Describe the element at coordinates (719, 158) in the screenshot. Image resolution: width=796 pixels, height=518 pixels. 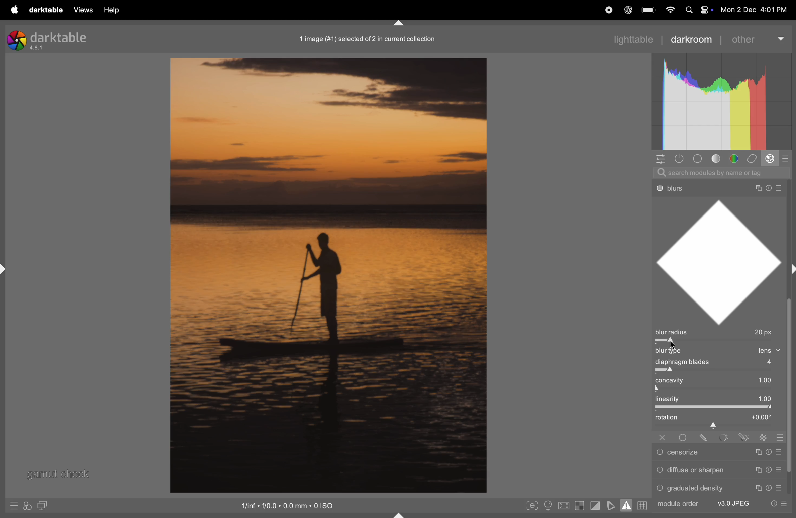
I see `tone` at that location.